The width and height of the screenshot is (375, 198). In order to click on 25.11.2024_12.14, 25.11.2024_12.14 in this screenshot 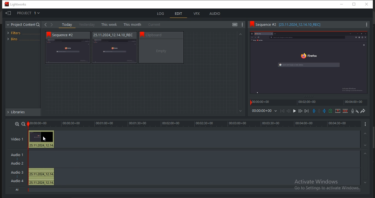, I will do `click(42, 177)`.